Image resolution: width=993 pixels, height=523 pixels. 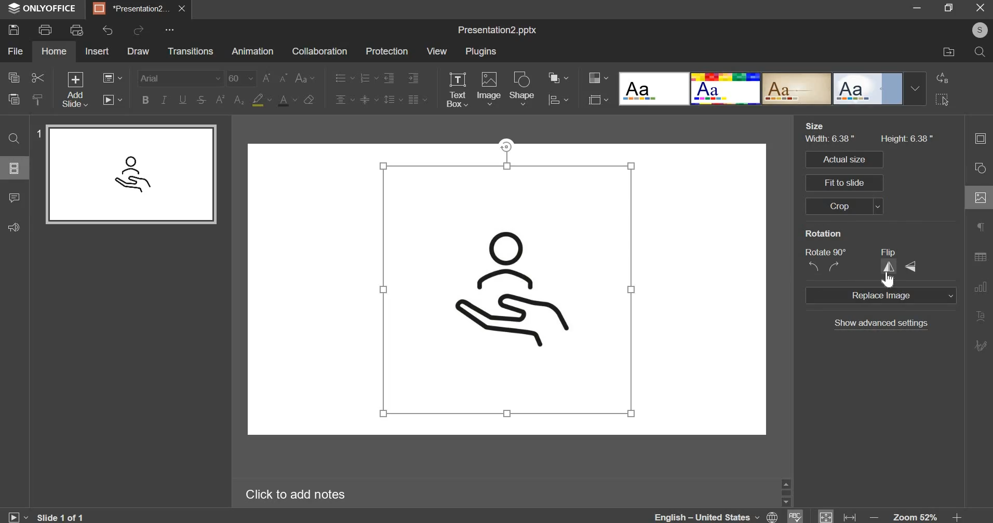 I want to click on slide layout, so click(x=15, y=168).